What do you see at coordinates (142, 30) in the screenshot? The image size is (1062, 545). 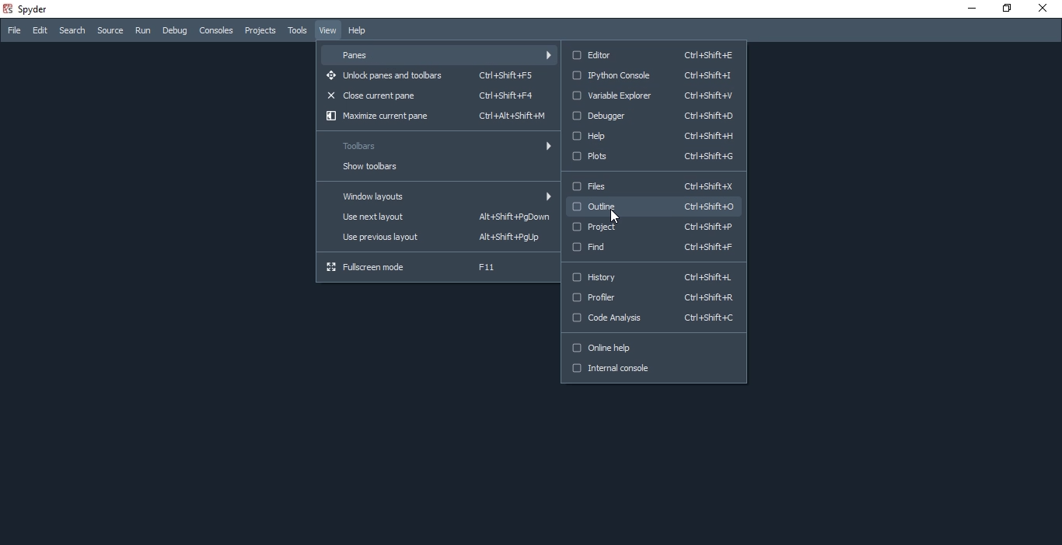 I see `Run` at bounding box center [142, 30].